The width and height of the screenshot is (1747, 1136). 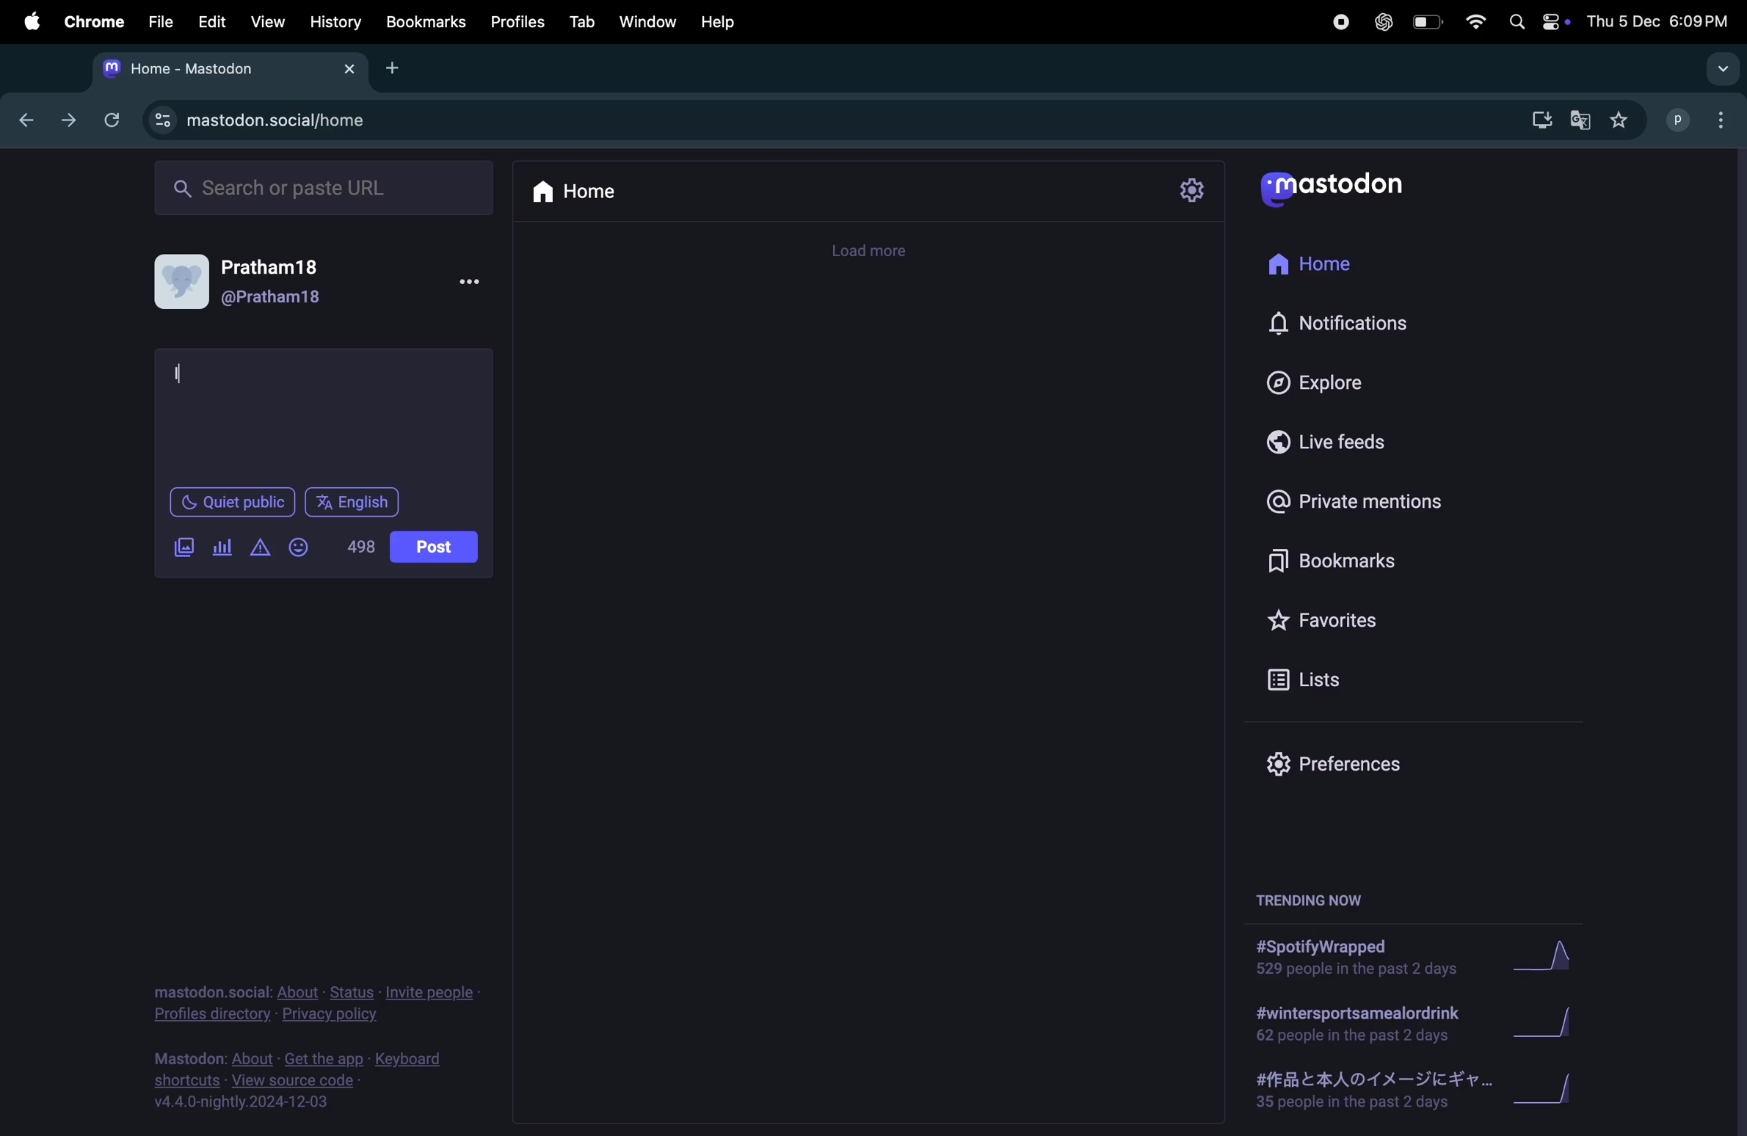 I want to click on emoji, so click(x=301, y=546).